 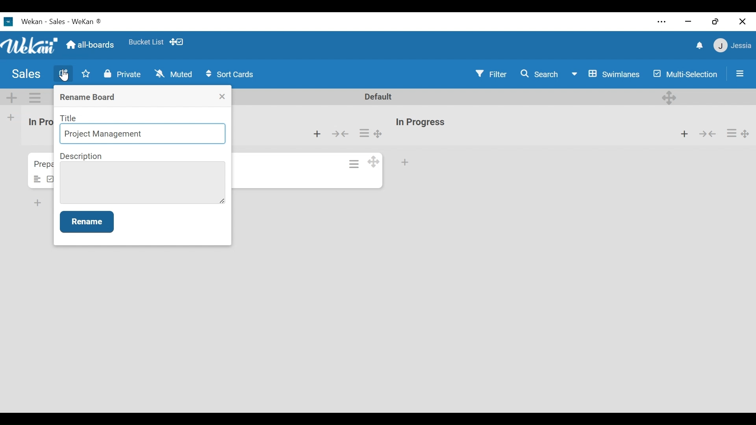 What do you see at coordinates (405, 163) in the screenshot?
I see `Add card at the bottom of the list` at bounding box center [405, 163].